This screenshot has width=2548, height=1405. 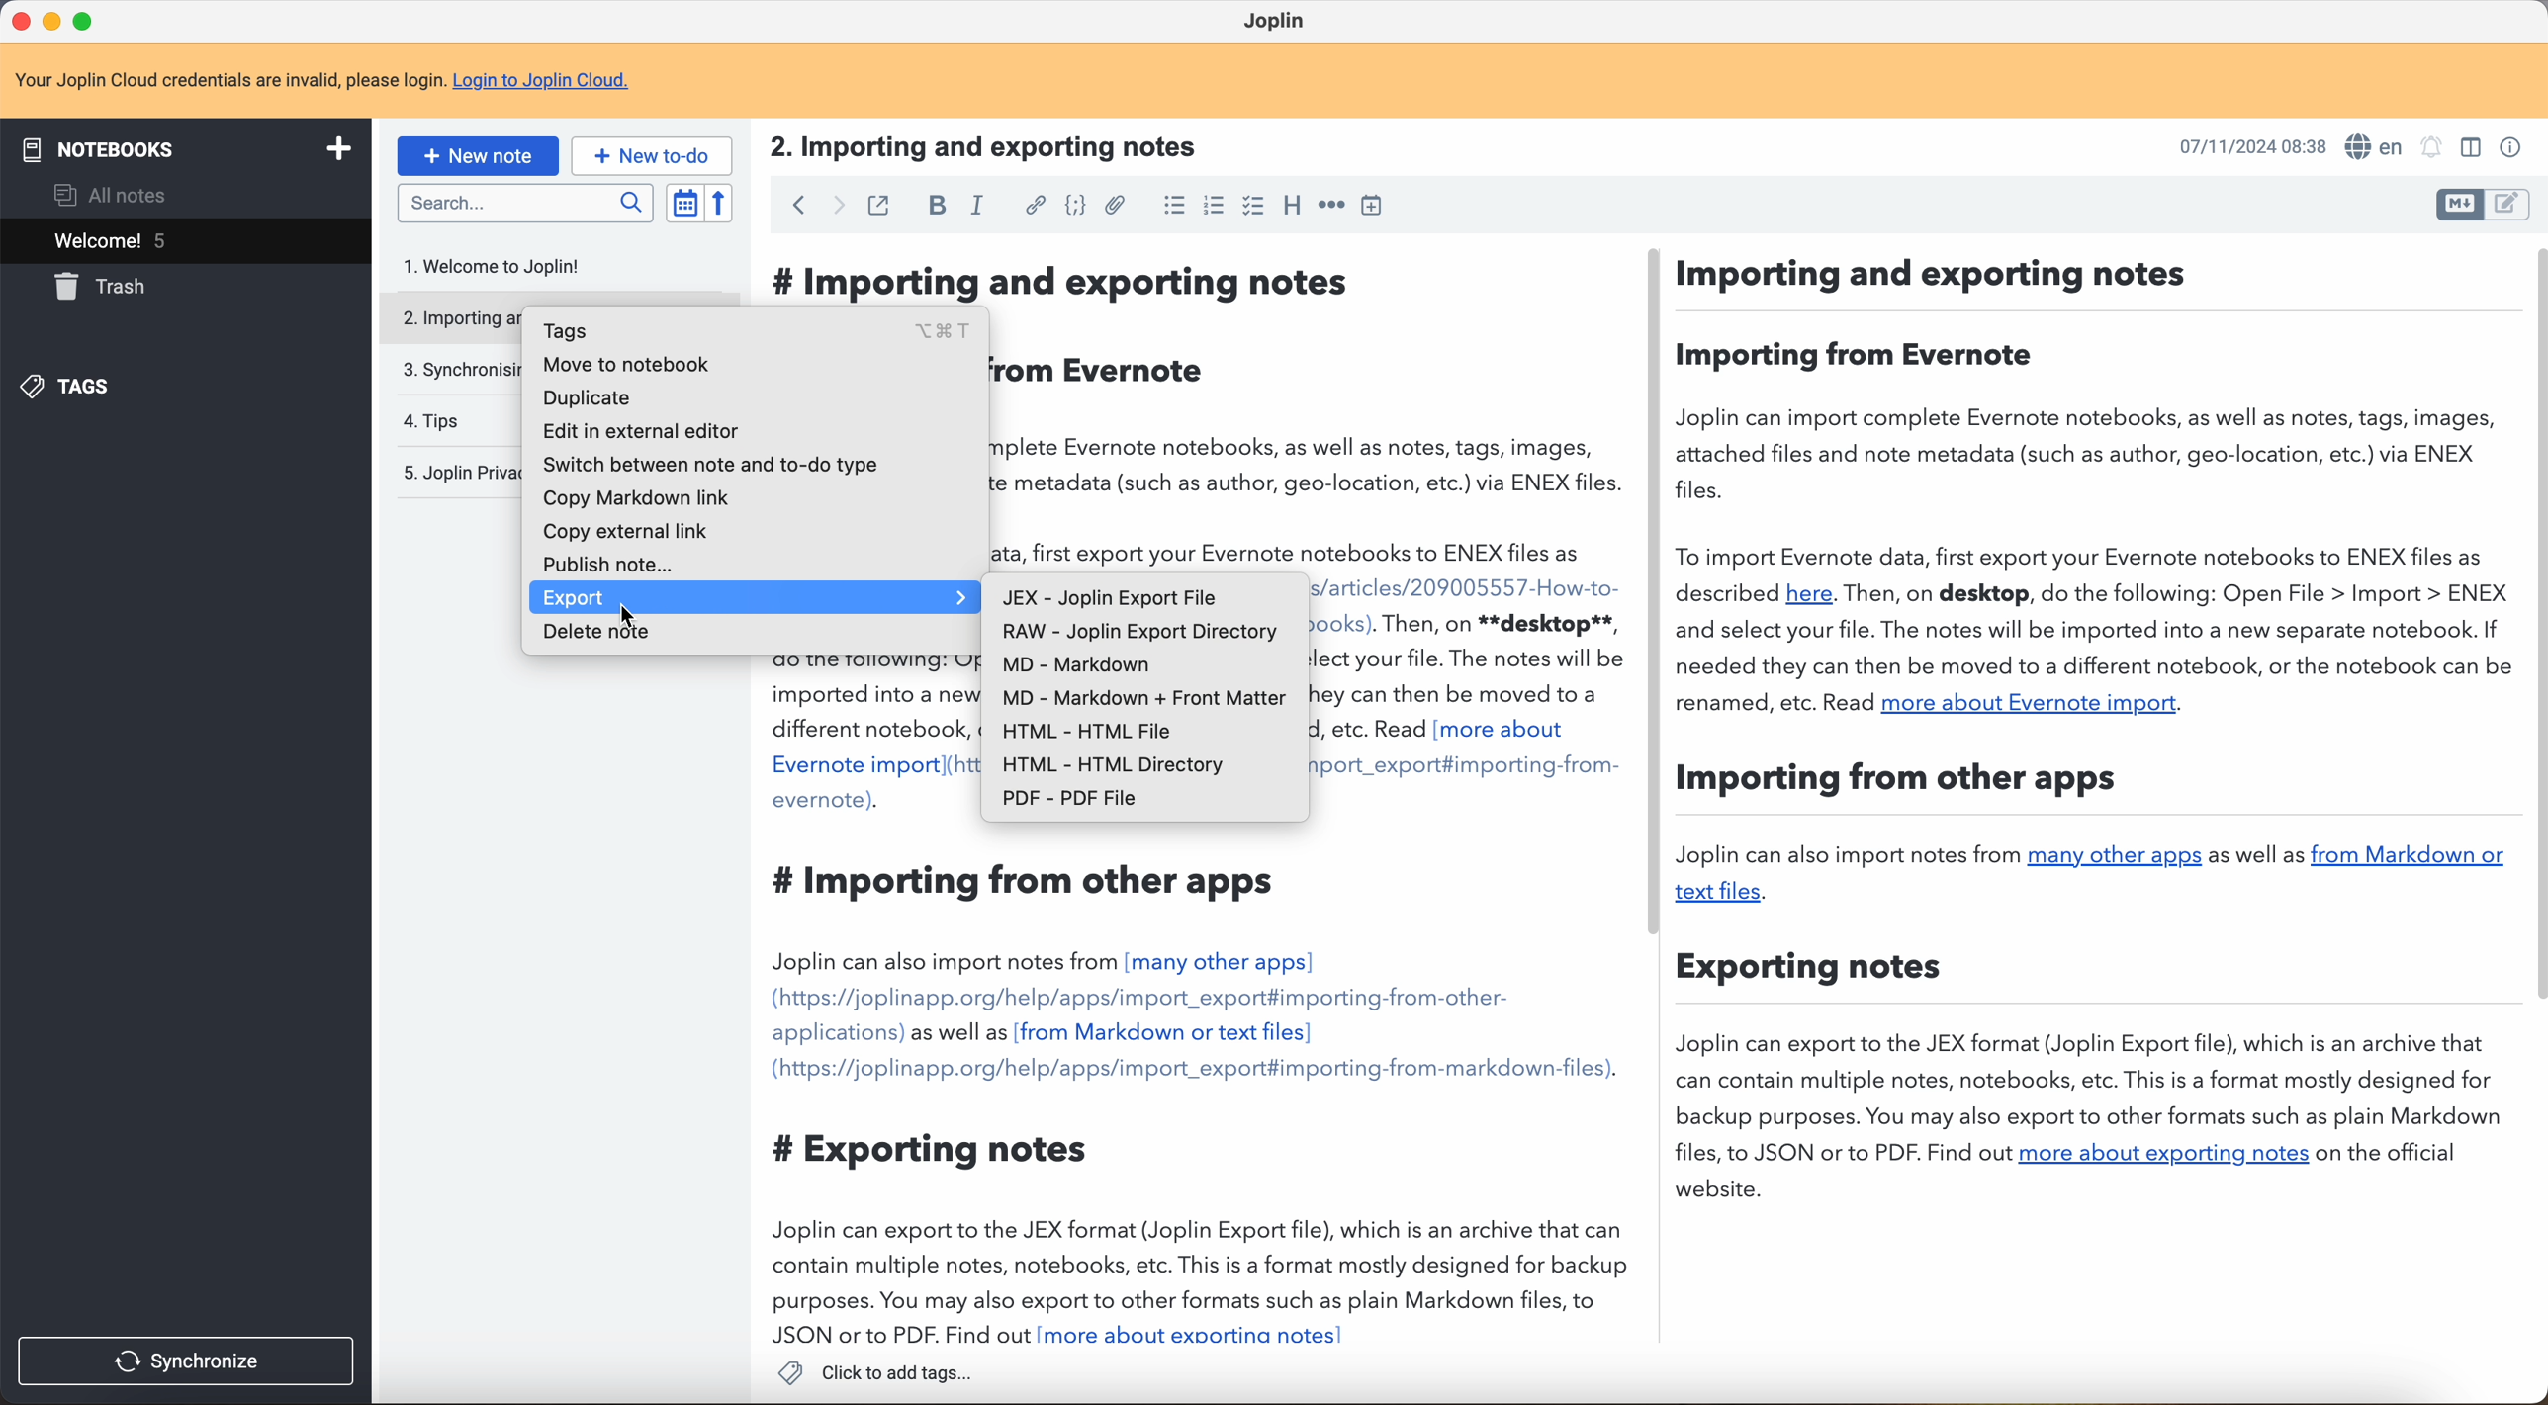 I want to click on PDF - PDF File, so click(x=1067, y=800).